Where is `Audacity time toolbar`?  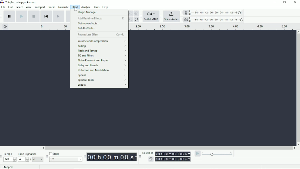
Audacity time toolbar is located at coordinates (84, 157).